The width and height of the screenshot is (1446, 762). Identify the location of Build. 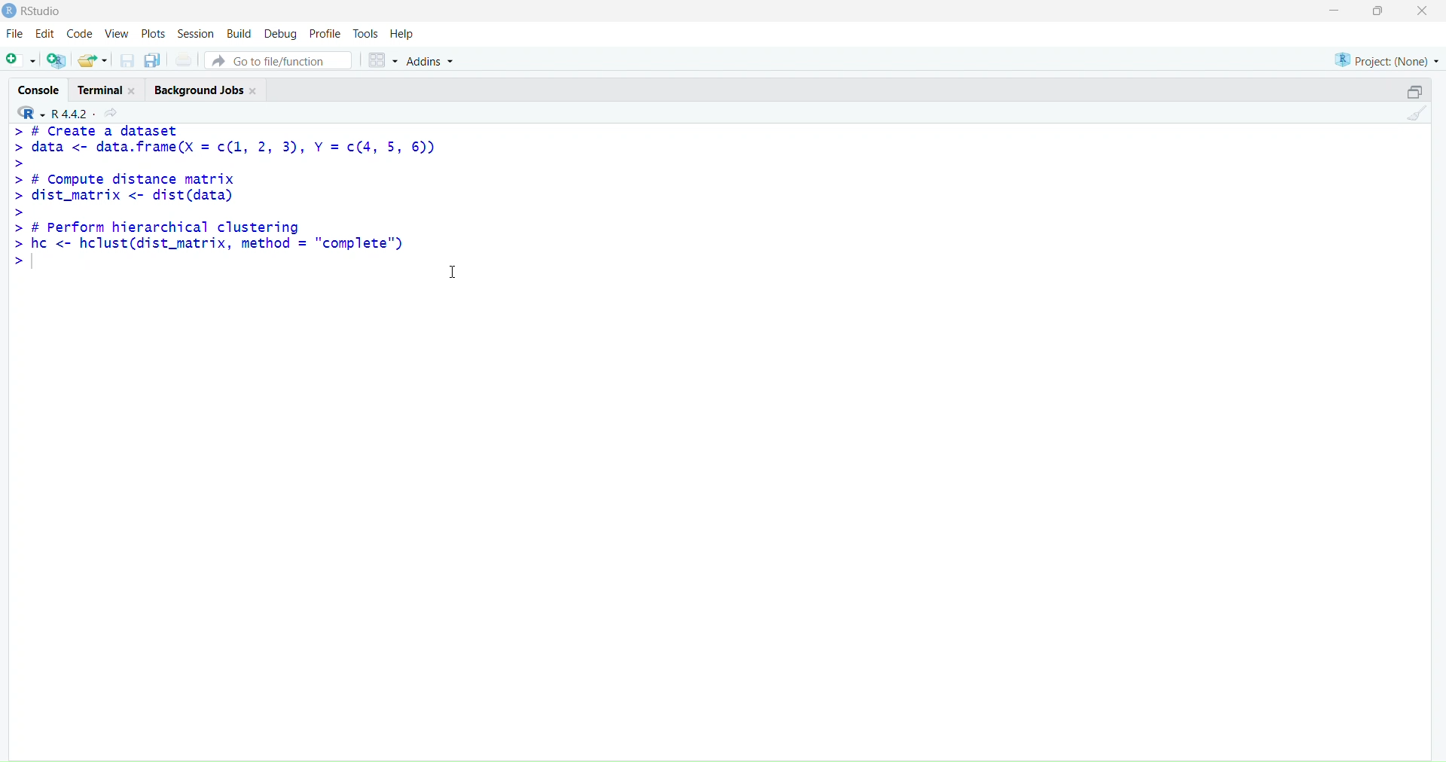
(239, 35).